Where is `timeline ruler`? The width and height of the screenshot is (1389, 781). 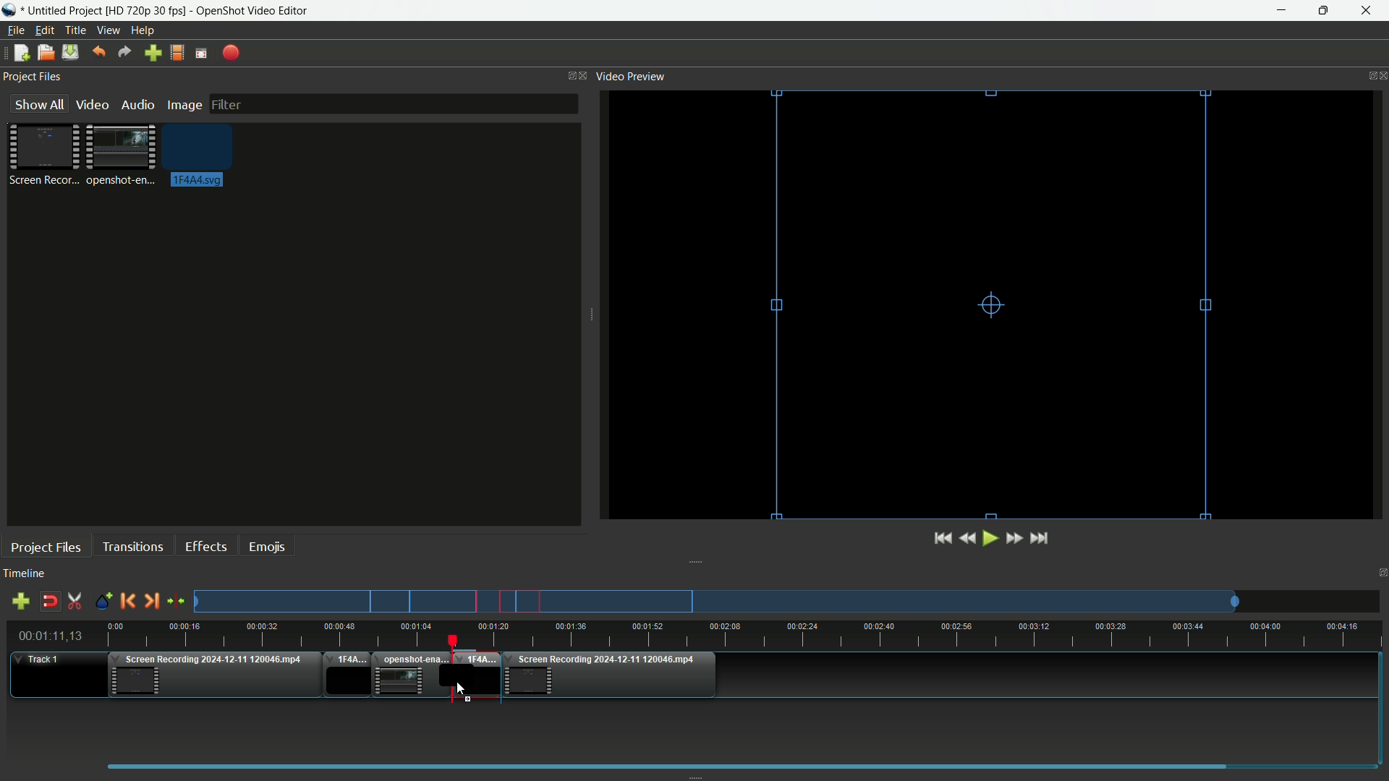 timeline ruler is located at coordinates (745, 636).